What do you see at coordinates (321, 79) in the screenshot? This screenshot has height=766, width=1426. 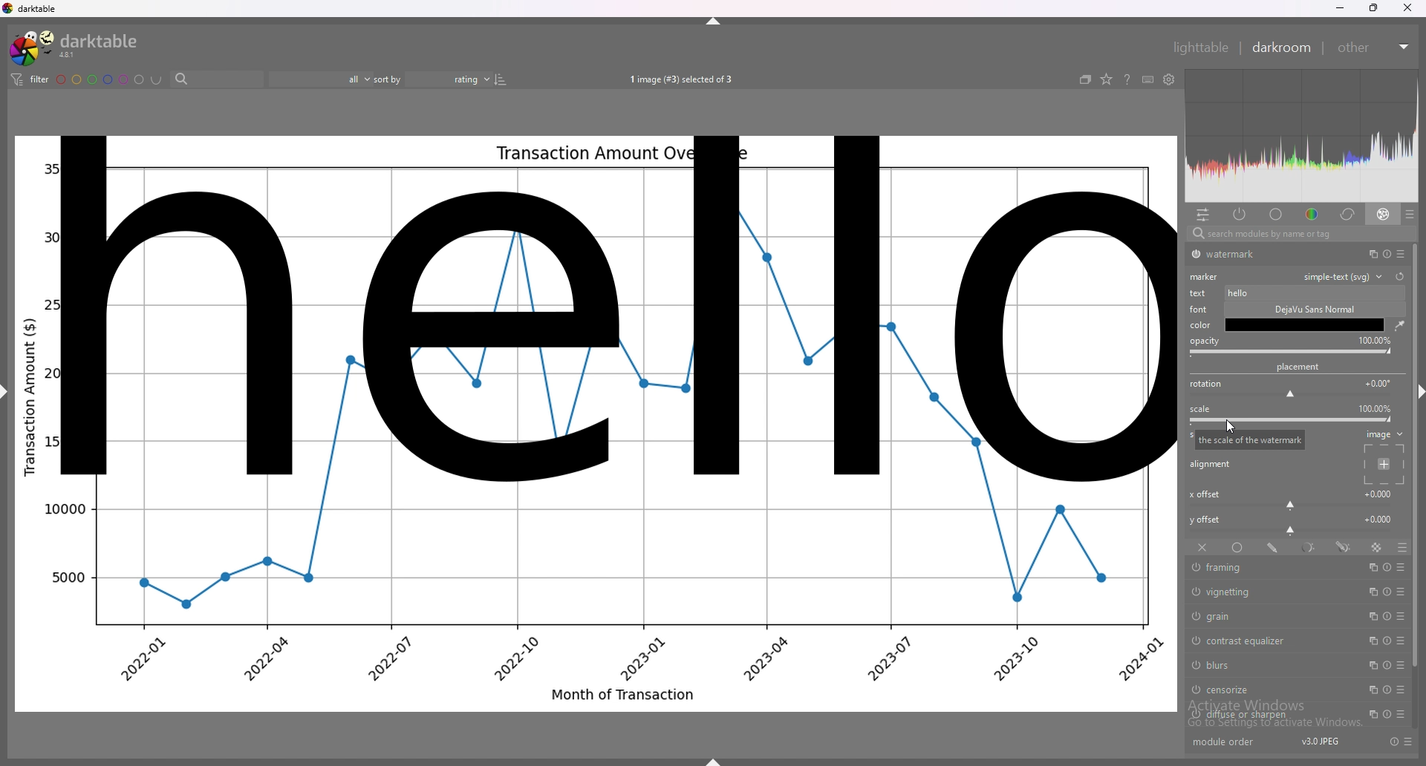 I see `filter by rating` at bounding box center [321, 79].